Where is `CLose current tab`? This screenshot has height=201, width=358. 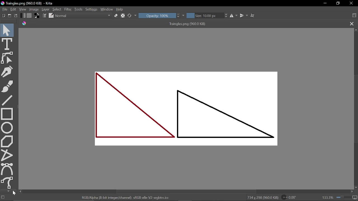 CLose current tab is located at coordinates (352, 24).